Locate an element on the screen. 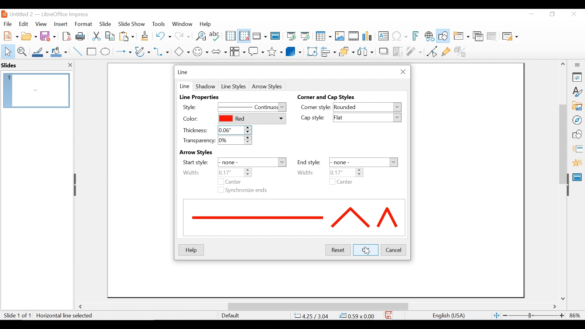 This screenshot has height=329, width=585. LibreOffice Desktop Icon is located at coordinates (4, 14).